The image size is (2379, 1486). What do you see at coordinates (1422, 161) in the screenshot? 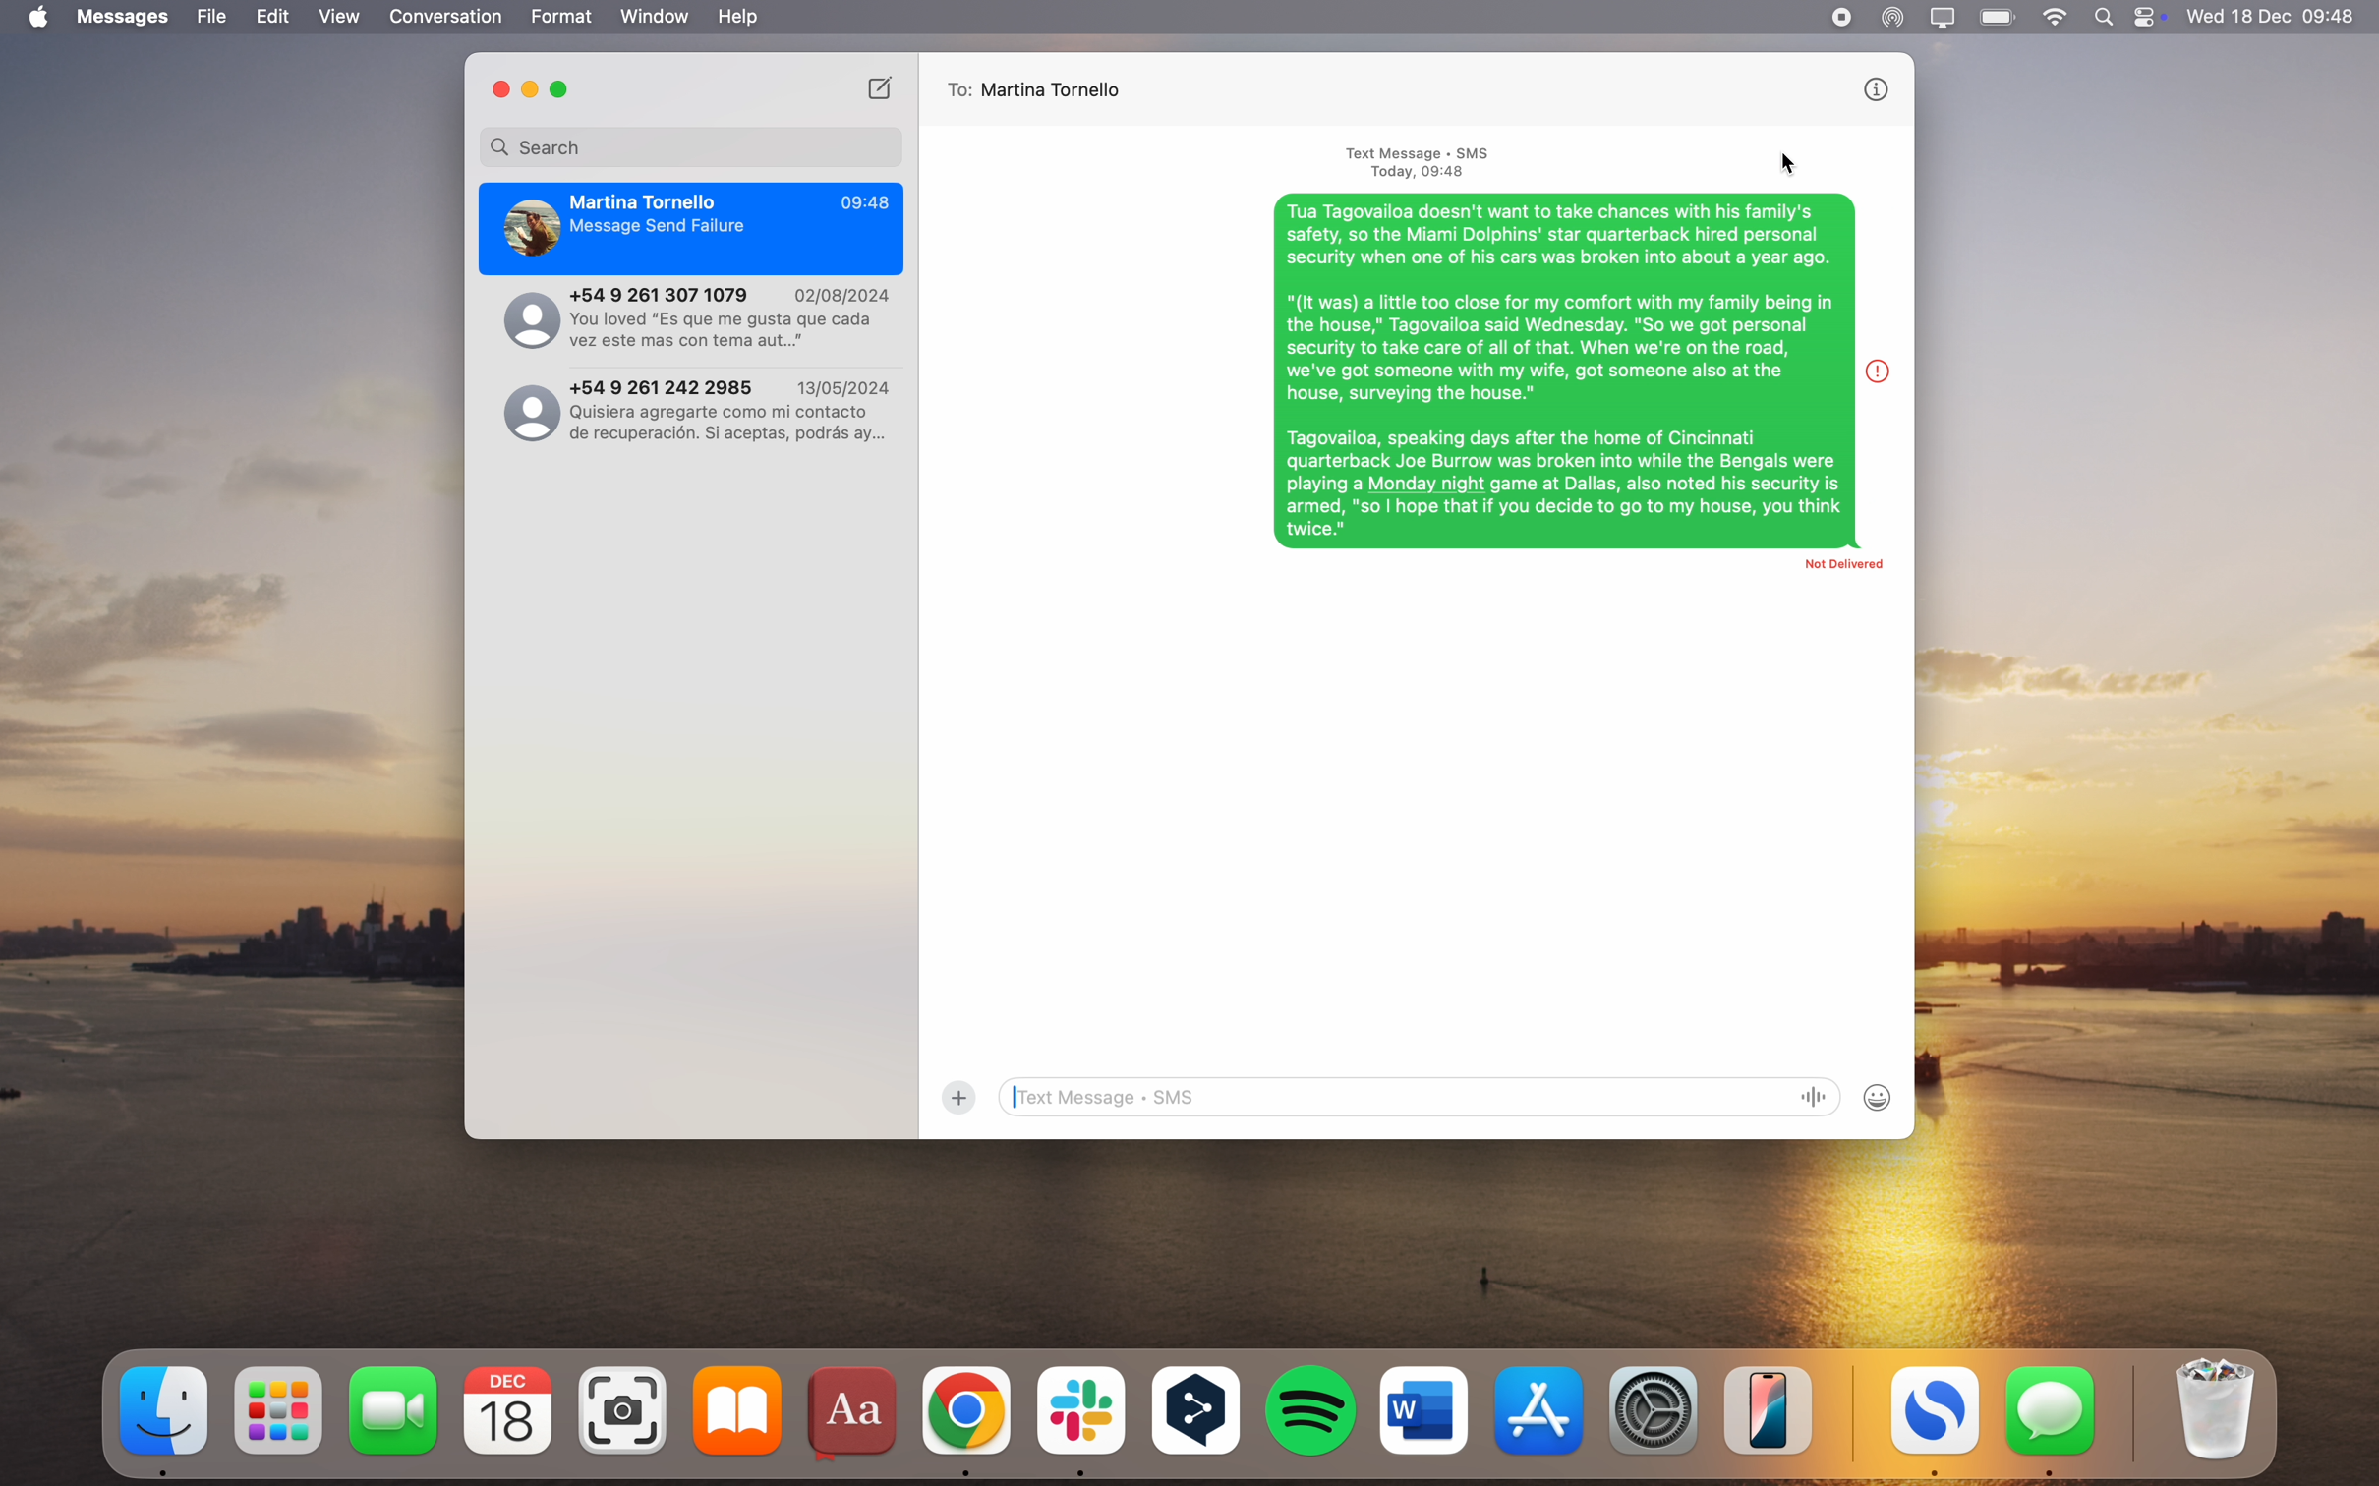
I see `text message` at bounding box center [1422, 161].